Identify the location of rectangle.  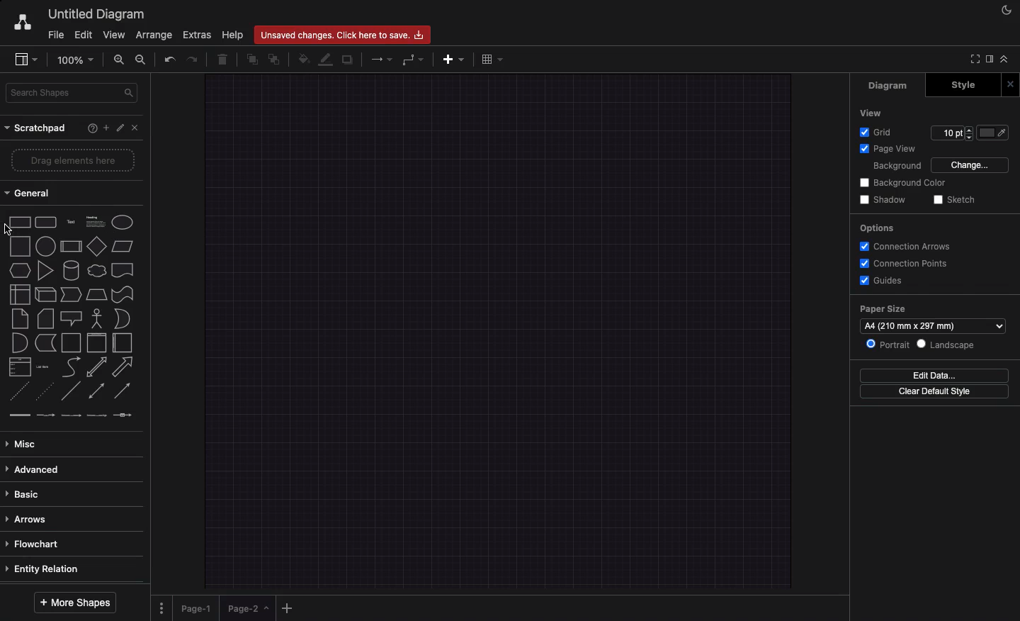
(20, 221).